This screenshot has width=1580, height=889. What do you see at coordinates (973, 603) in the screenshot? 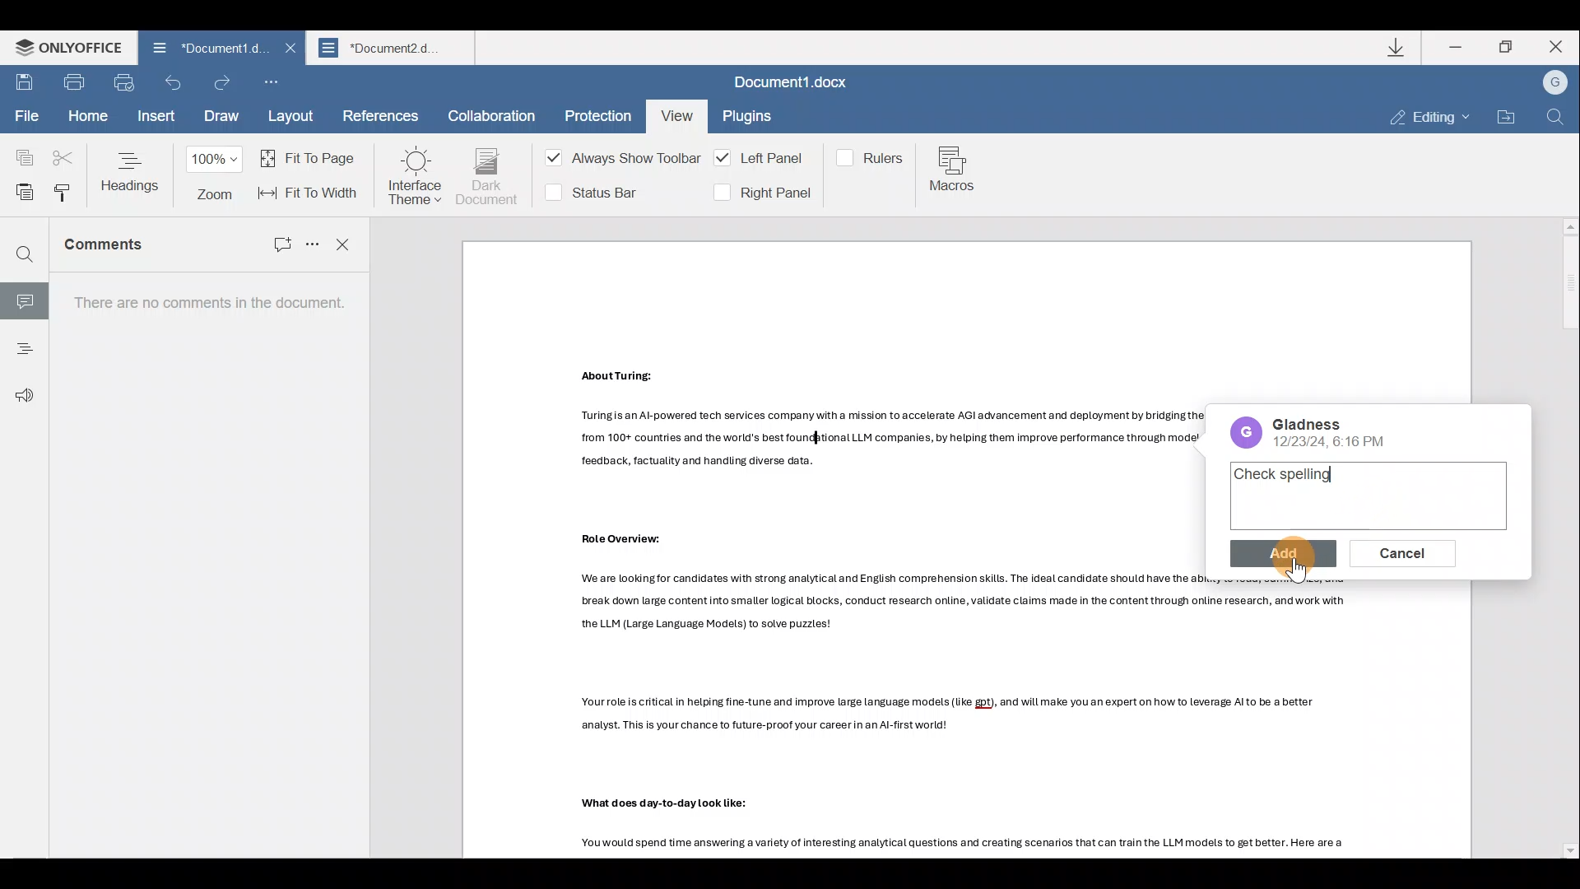
I see `` at bounding box center [973, 603].